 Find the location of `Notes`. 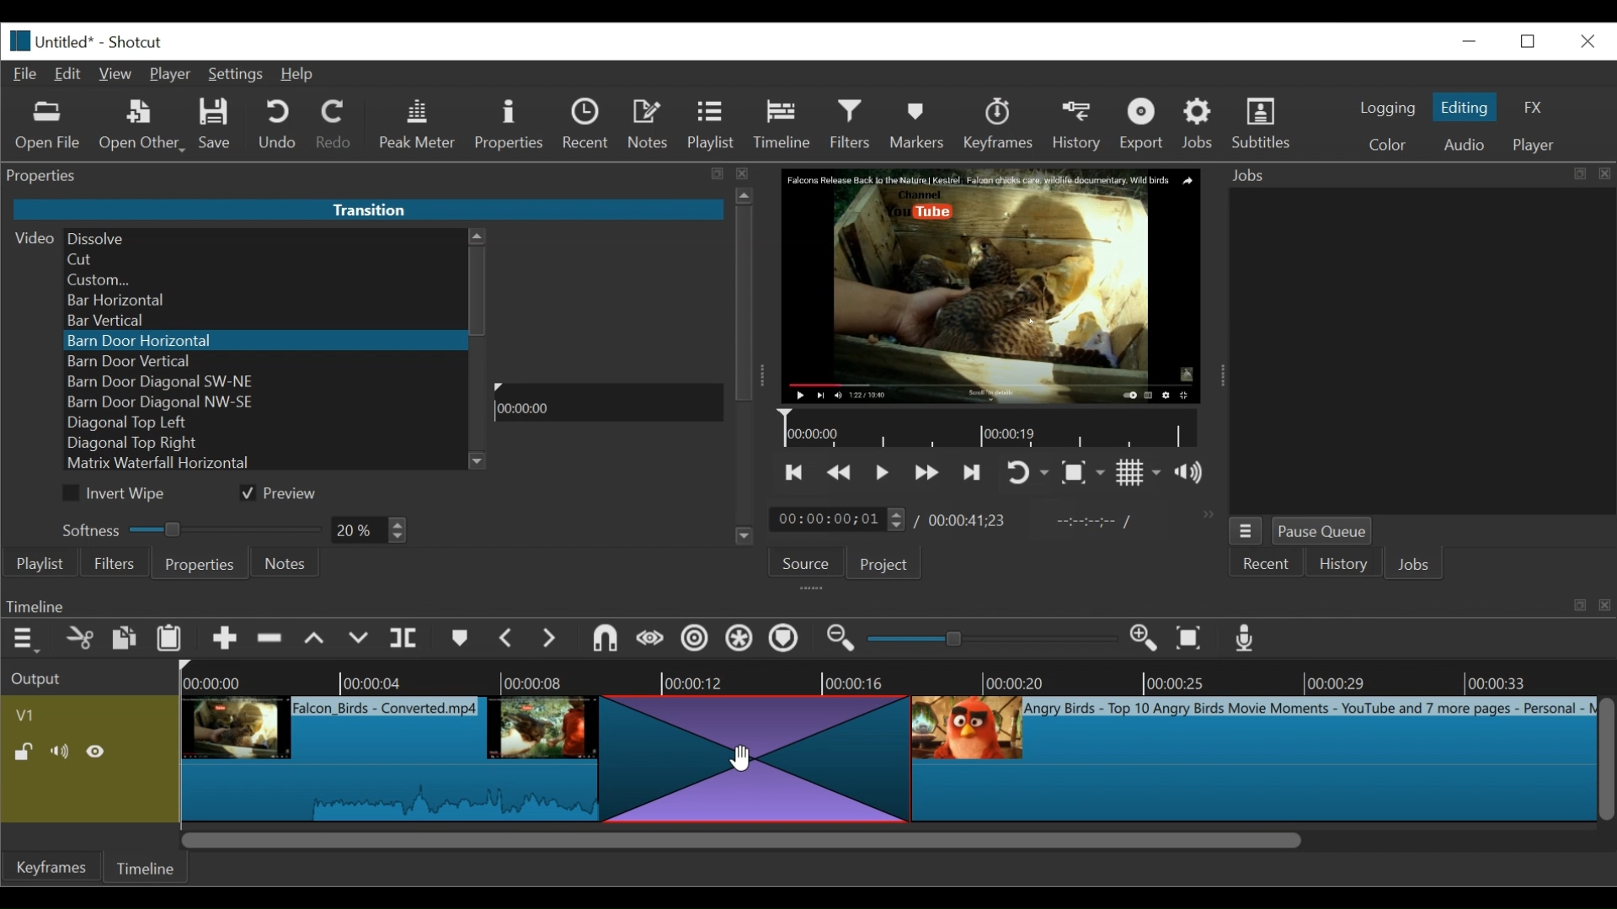

Notes is located at coordinates (286, 563).